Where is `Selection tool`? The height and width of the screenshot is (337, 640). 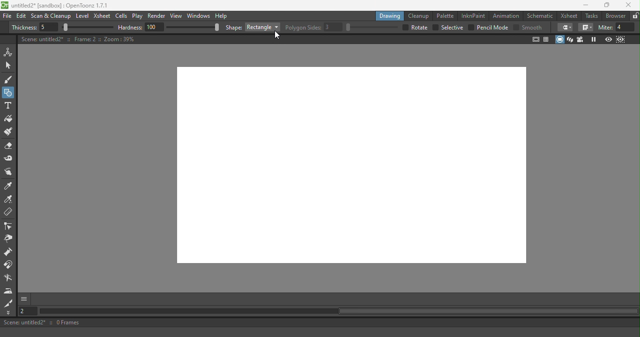
Selection tool is located at coordinates (9, 66).